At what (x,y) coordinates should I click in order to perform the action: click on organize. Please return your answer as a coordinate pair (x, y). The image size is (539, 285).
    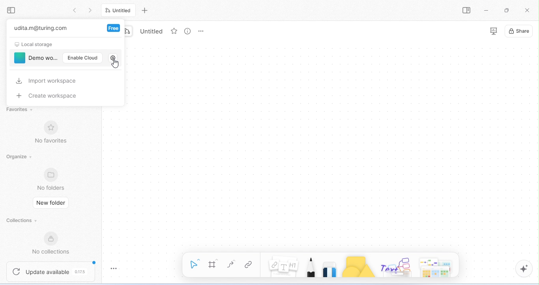
    Looking at the image, I should click on (19, 157).